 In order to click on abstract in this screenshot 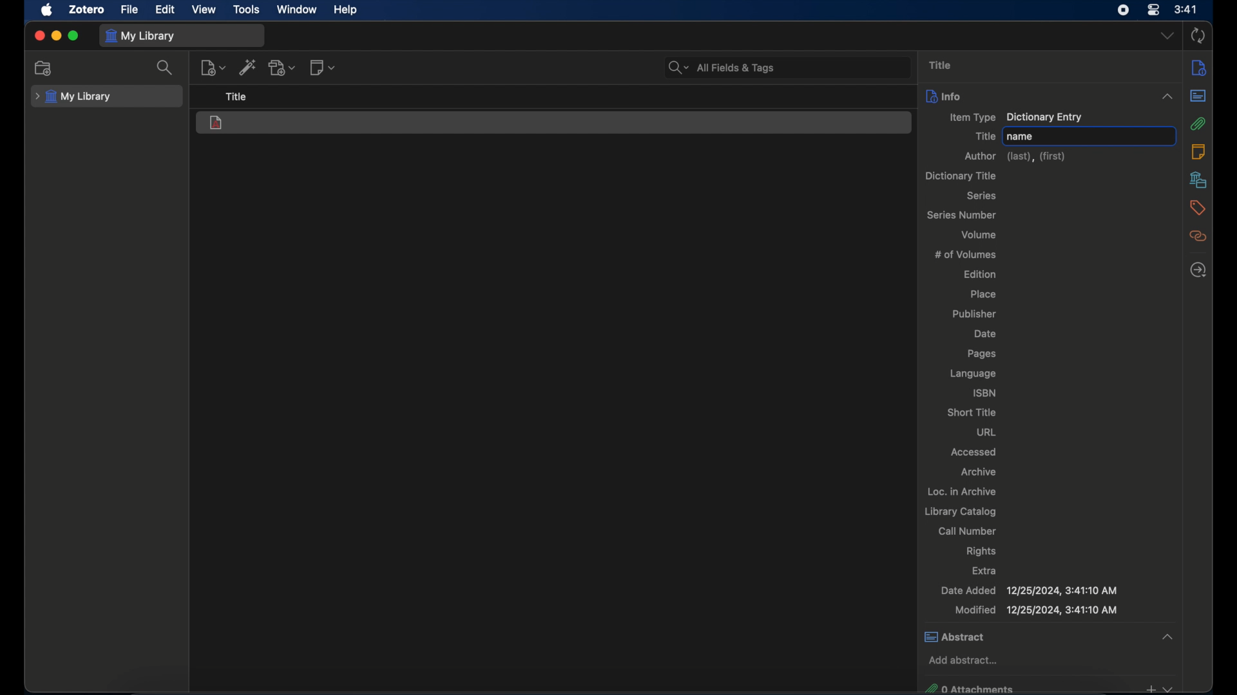, I will do `click(1198, 96)`.